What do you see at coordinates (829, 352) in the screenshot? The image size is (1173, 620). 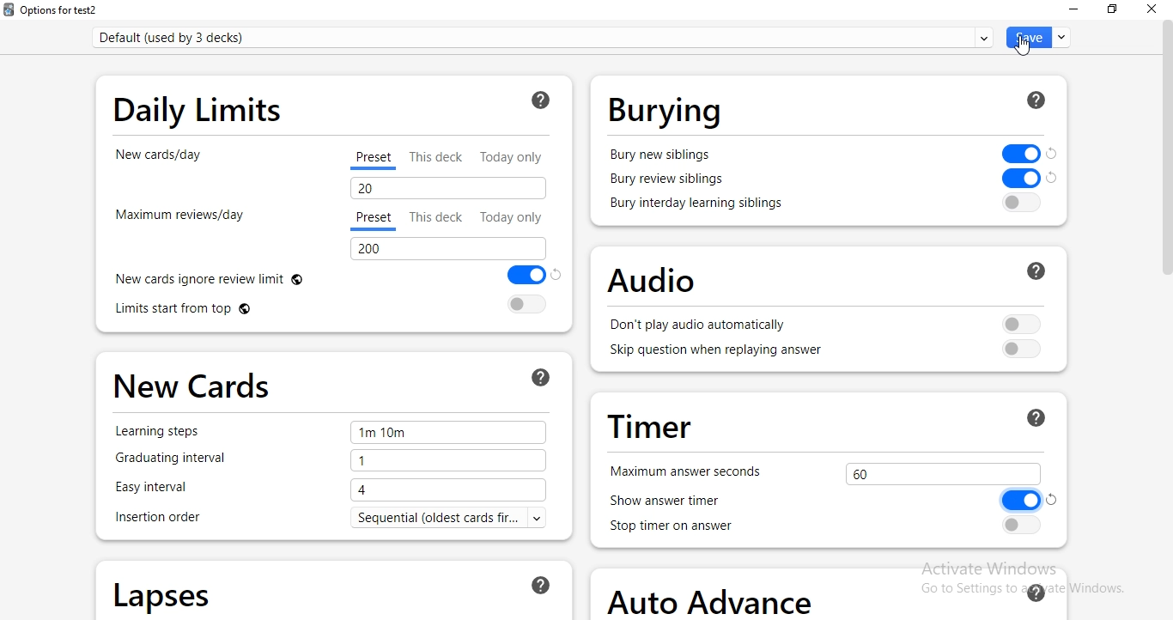 I see `skip question when replaying answer` at bounding box center [829, 352].